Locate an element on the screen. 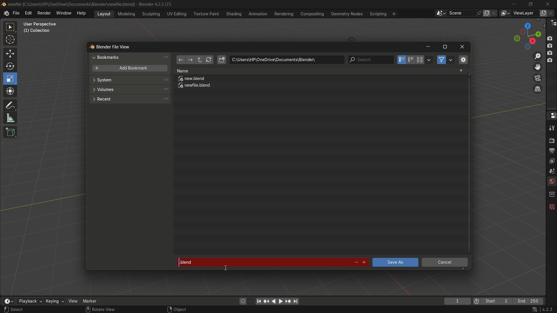 The width and height of the screenshot is (557, 313). Collection is located at coordinates (38, 32).